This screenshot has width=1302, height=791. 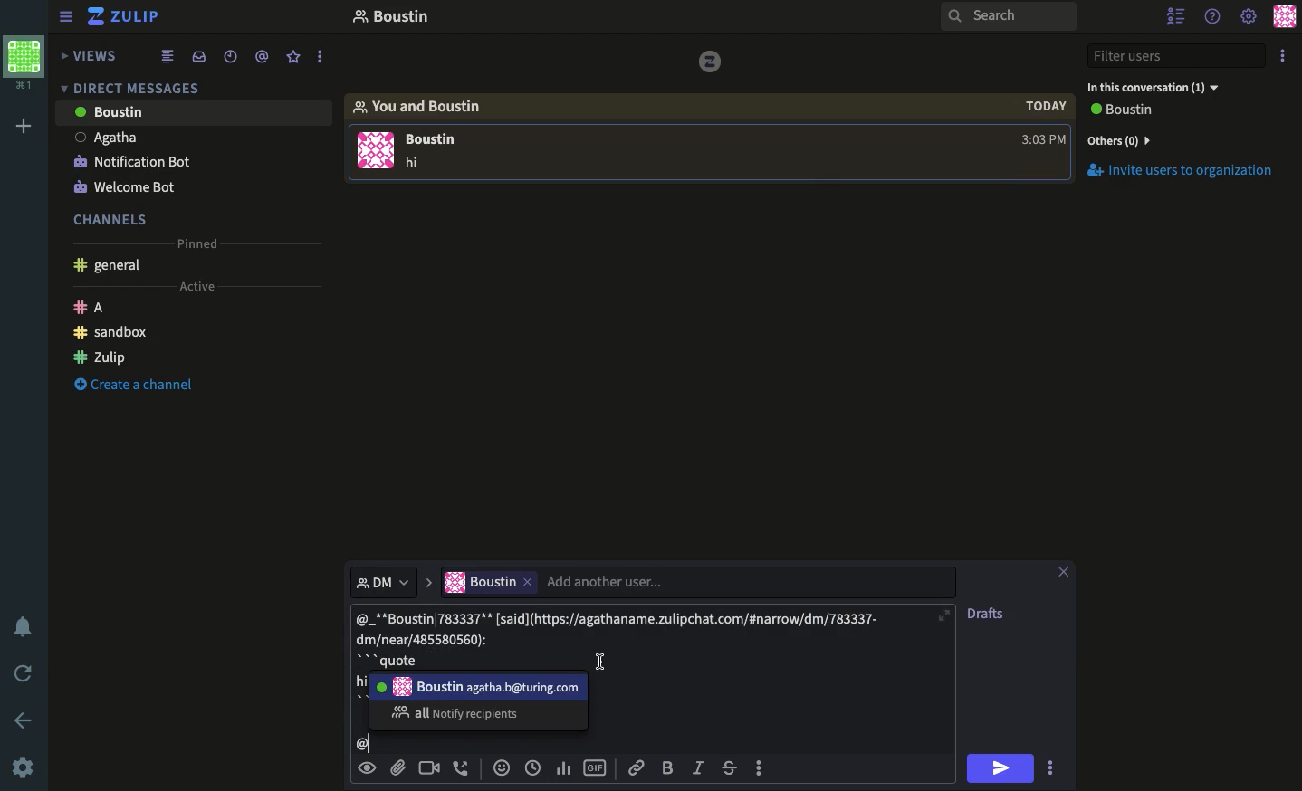 I want to click on Thread dropdown, so click(x=378, y=580).